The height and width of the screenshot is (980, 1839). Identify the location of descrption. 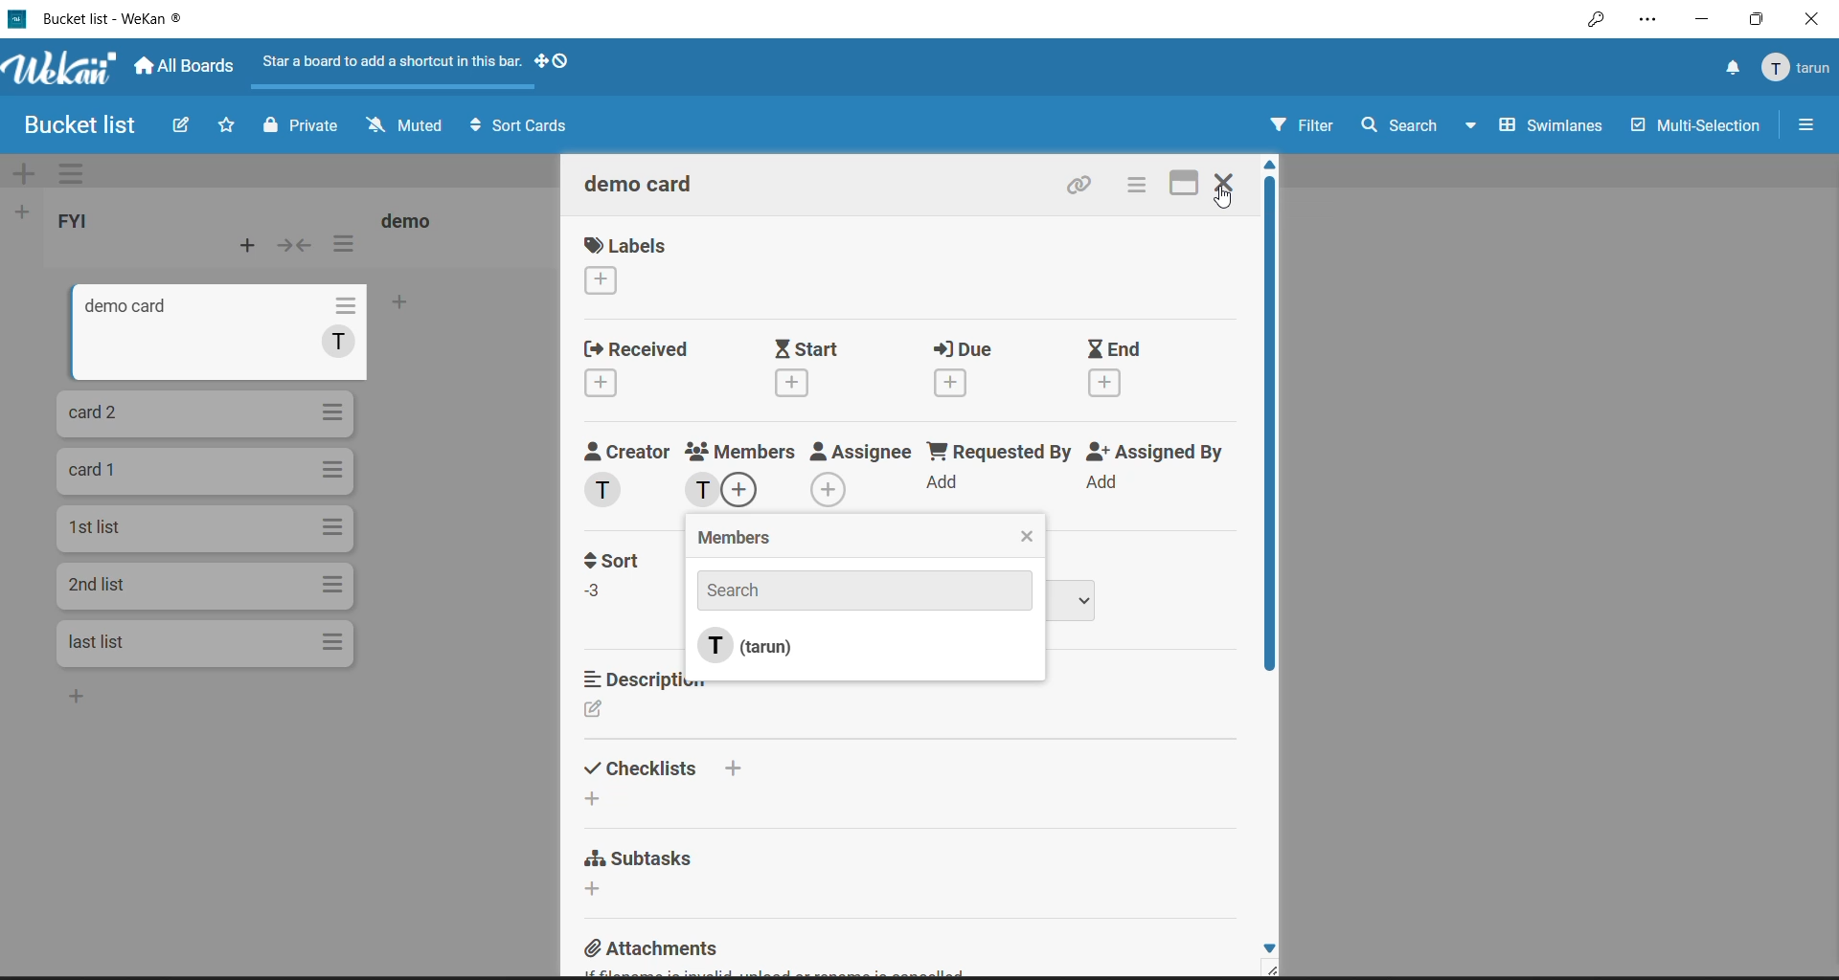
(659, 680).